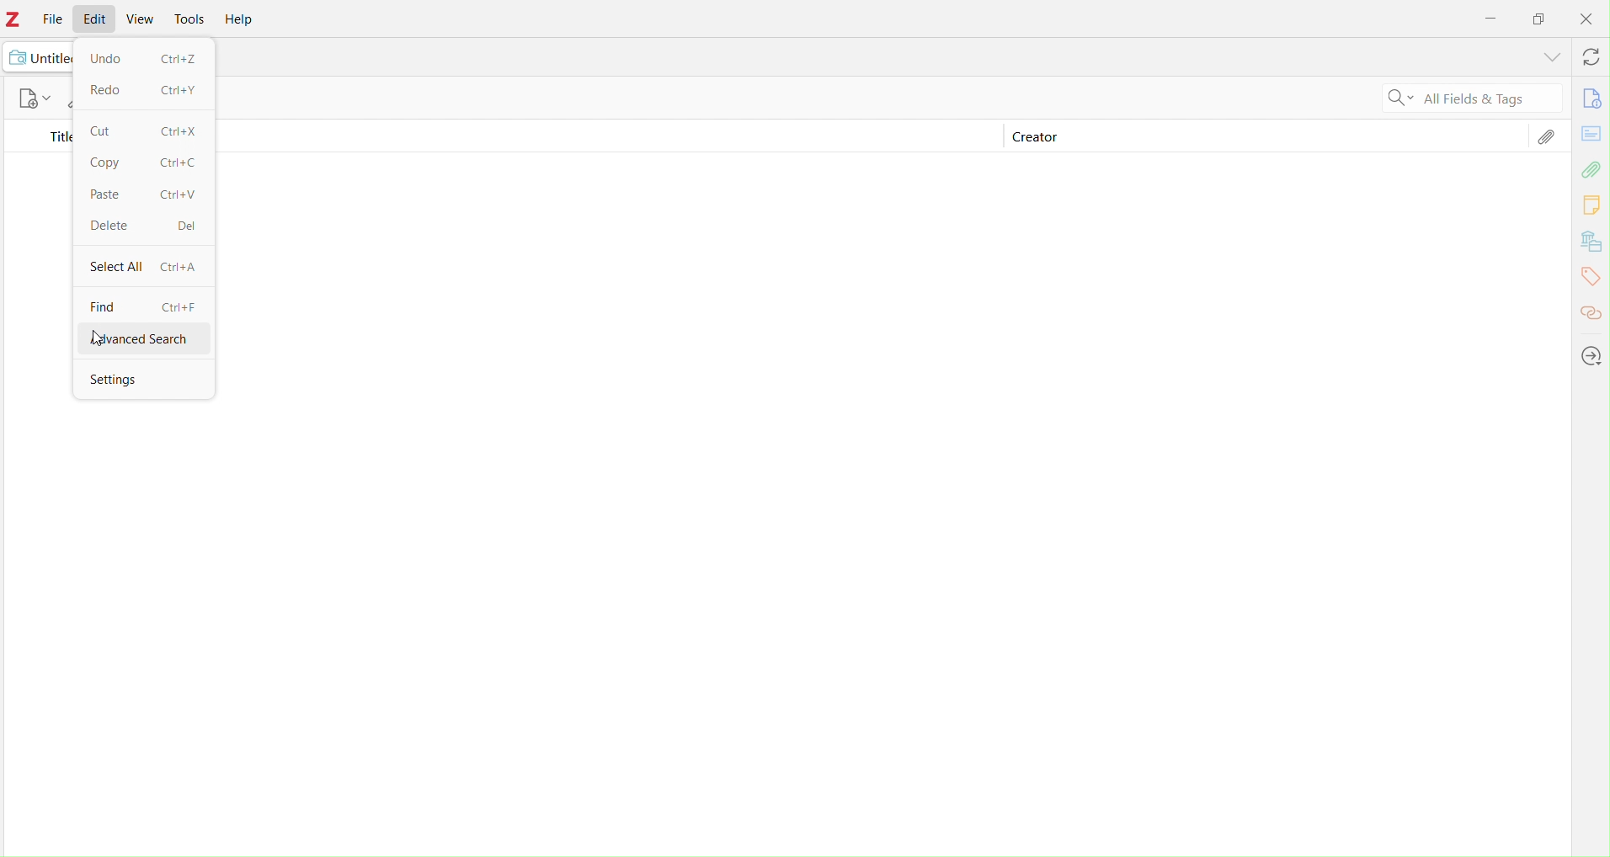 Image resolution: width=1610 pixels, height=857 pixels. Describe the element at coordinates (118, 383) in the screenshot. I see `Settings` at that location.